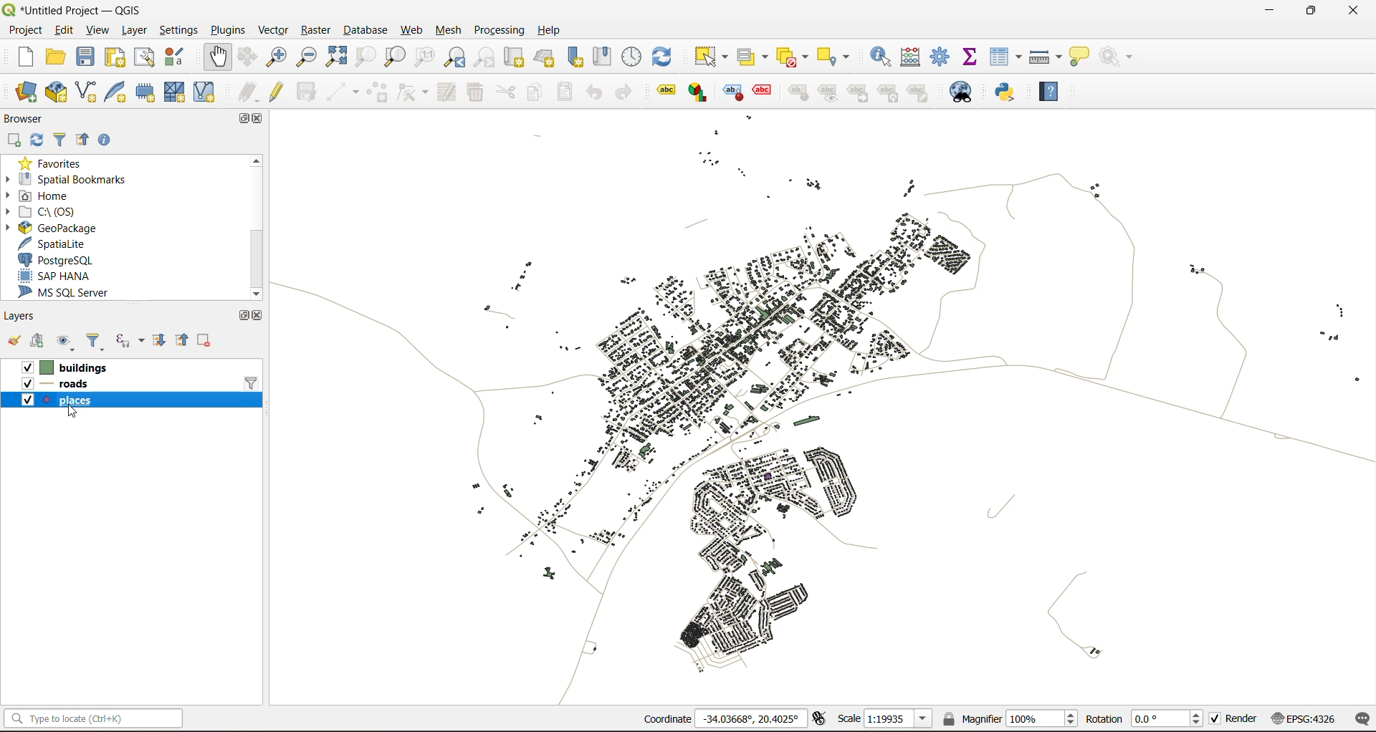 The image size is (1376, 732). What do you see at coordinates (72, 293) in the screenshot?
I see `ms sql server` at bounding box center [72, 293].